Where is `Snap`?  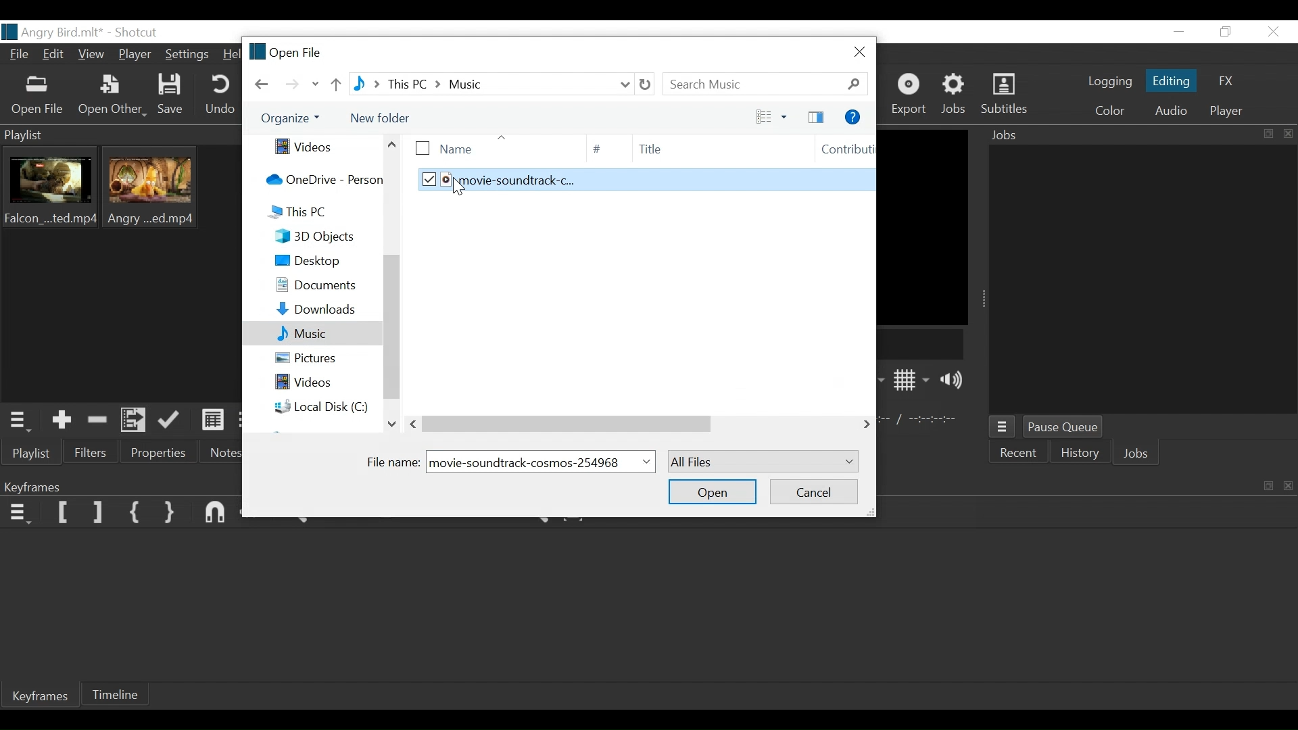 Snap is located at coordinates (216, 513).